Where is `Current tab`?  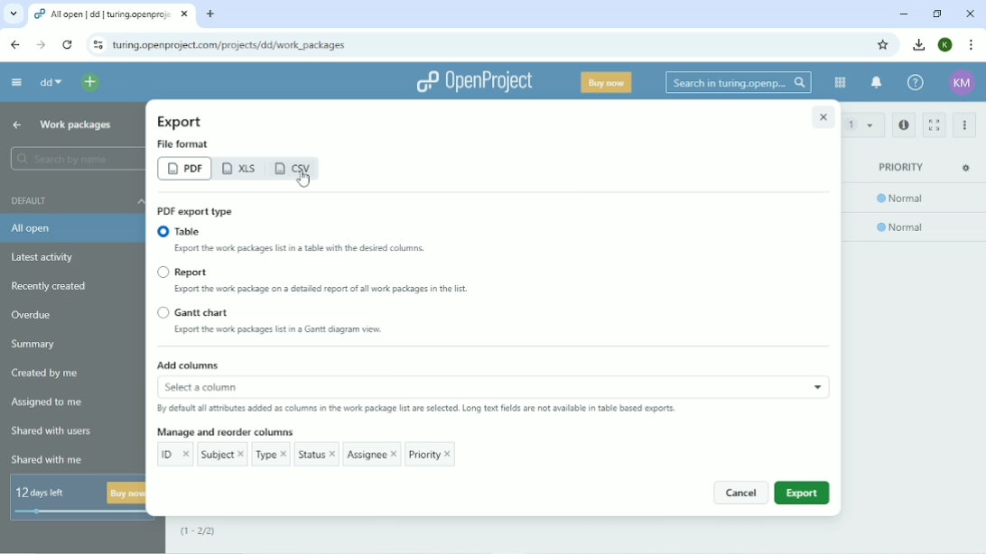
Current tab is located at coordinates (114, 14).